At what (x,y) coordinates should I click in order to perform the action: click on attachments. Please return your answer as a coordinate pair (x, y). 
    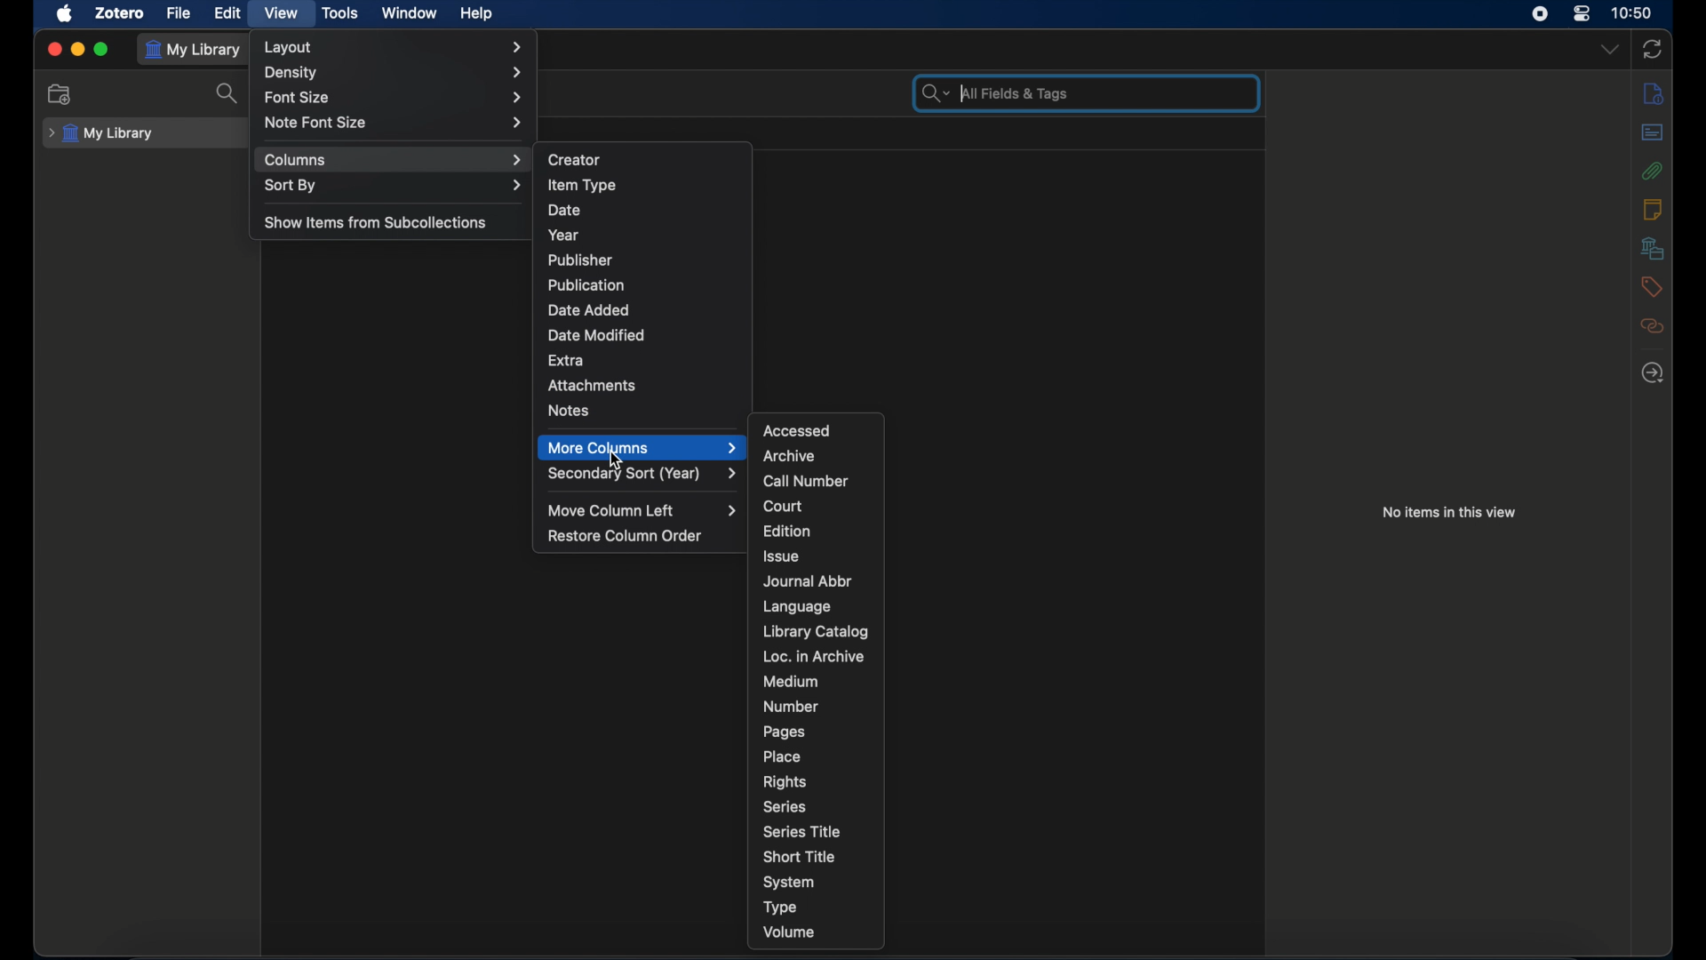
    Looking at the image, I should click on (593, 386).